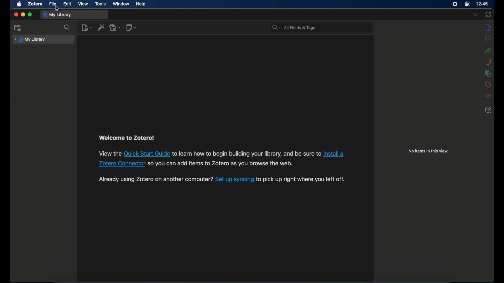 The height and width of the screenshot is (283, 504). What do you see at coordinates (101, 27) in the screenshot?
I see `add item by identifier` at bounding box center [101, 27].